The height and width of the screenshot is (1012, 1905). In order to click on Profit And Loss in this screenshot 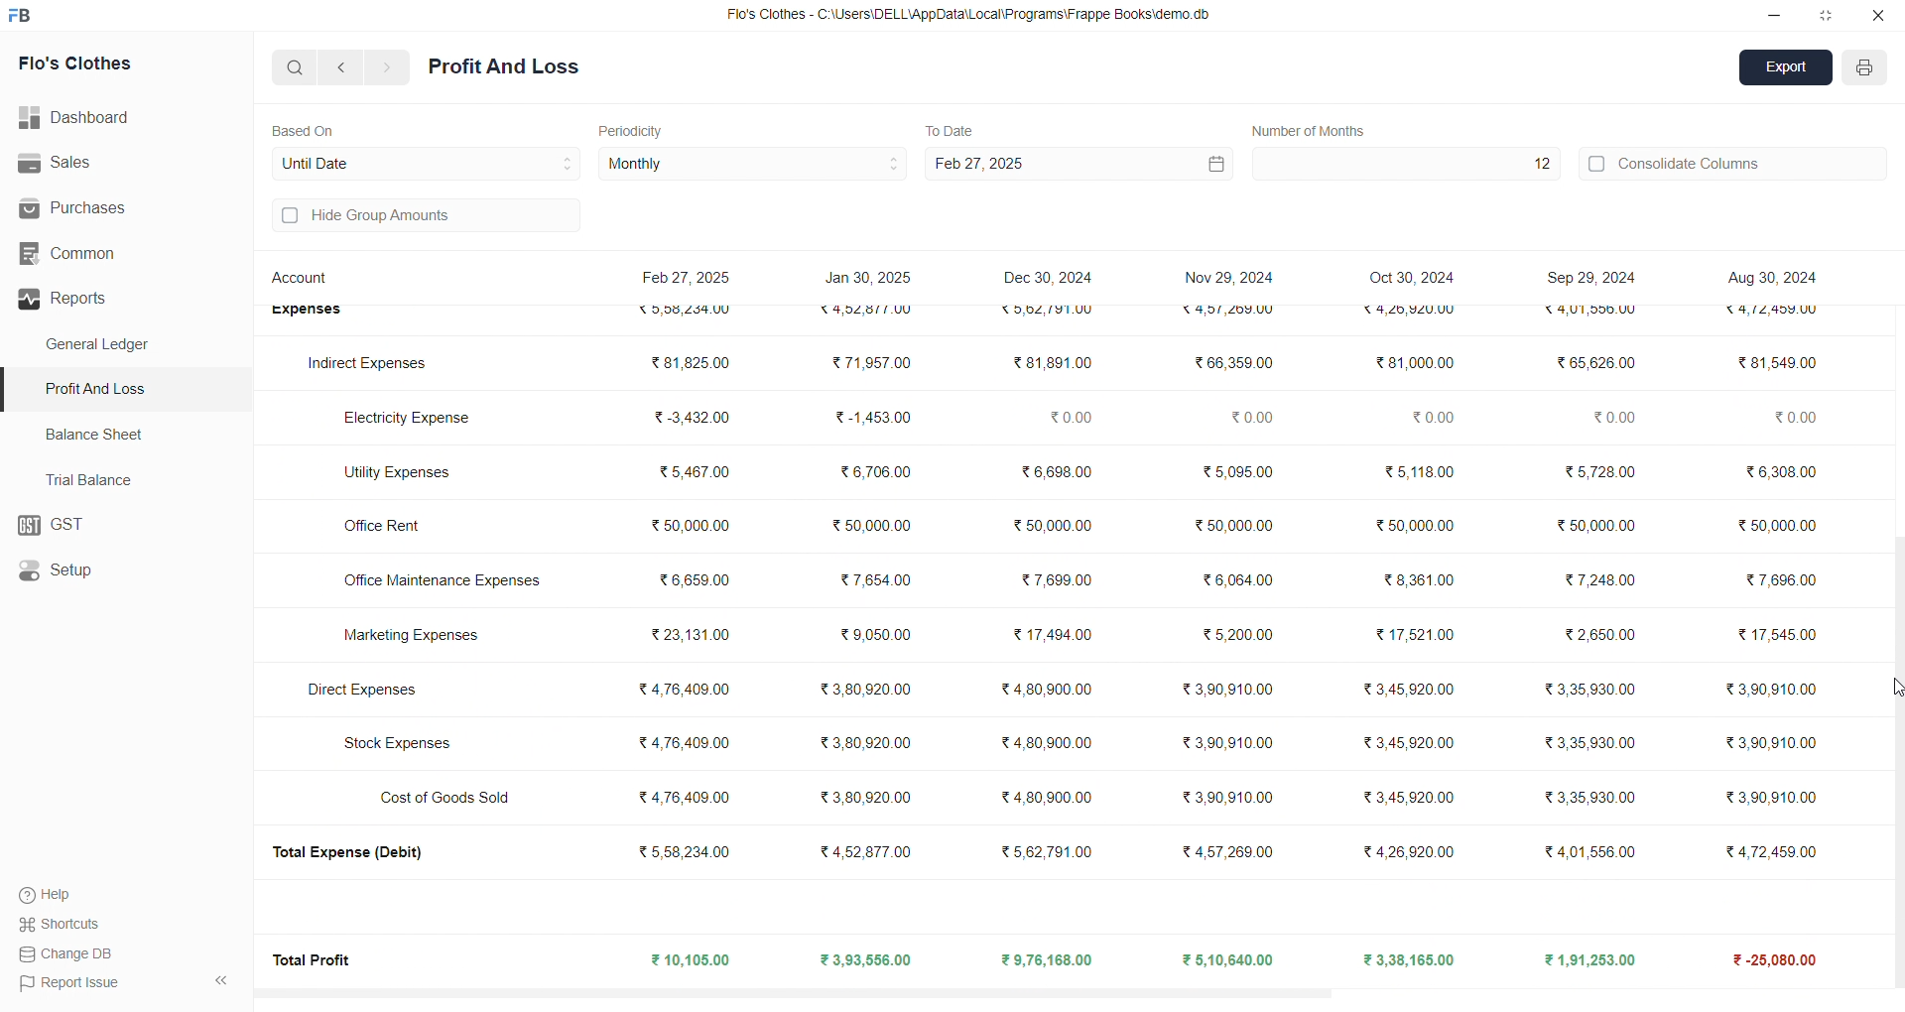, I will do `click(504, 67)`.